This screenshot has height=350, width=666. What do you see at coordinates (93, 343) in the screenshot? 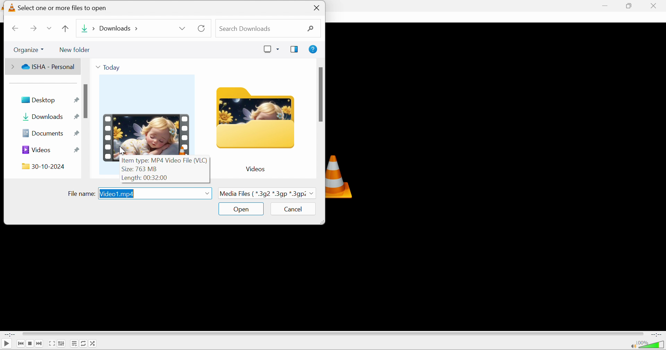
I see `Random` at bounding box center [93, 343].